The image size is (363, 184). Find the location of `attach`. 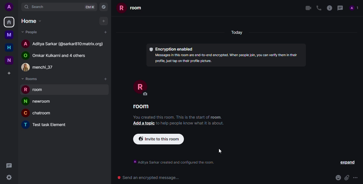

attach is located at coordinates (347, 178).